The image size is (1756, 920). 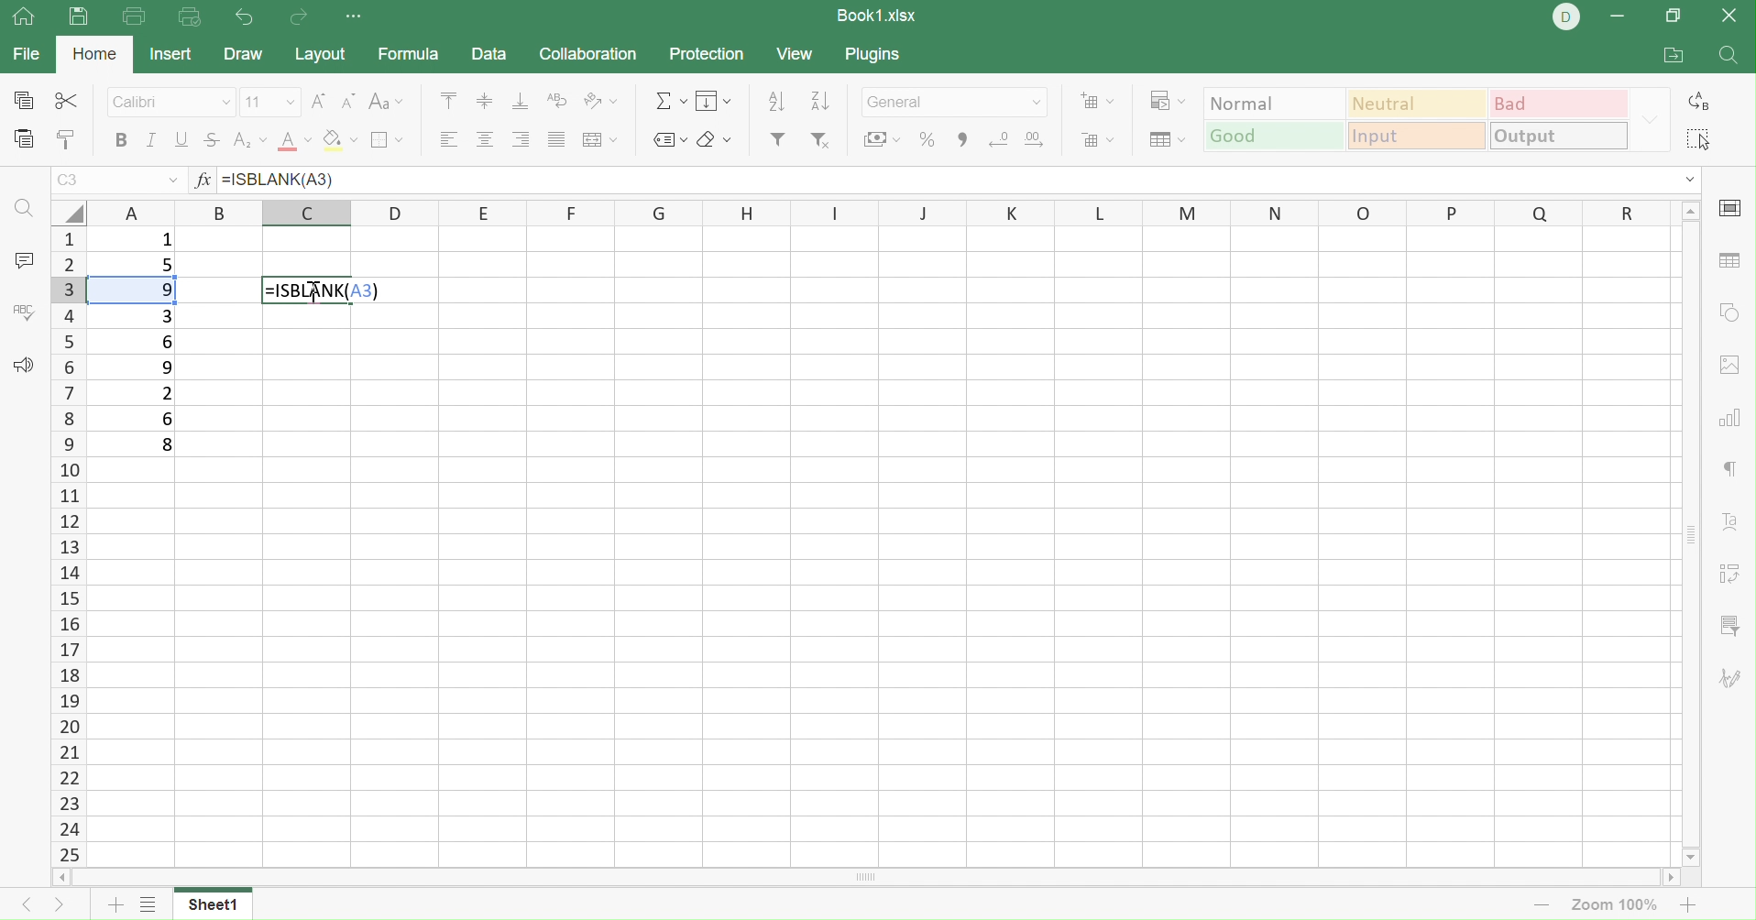 I want to click on Draw, so click(x=242, y=54).